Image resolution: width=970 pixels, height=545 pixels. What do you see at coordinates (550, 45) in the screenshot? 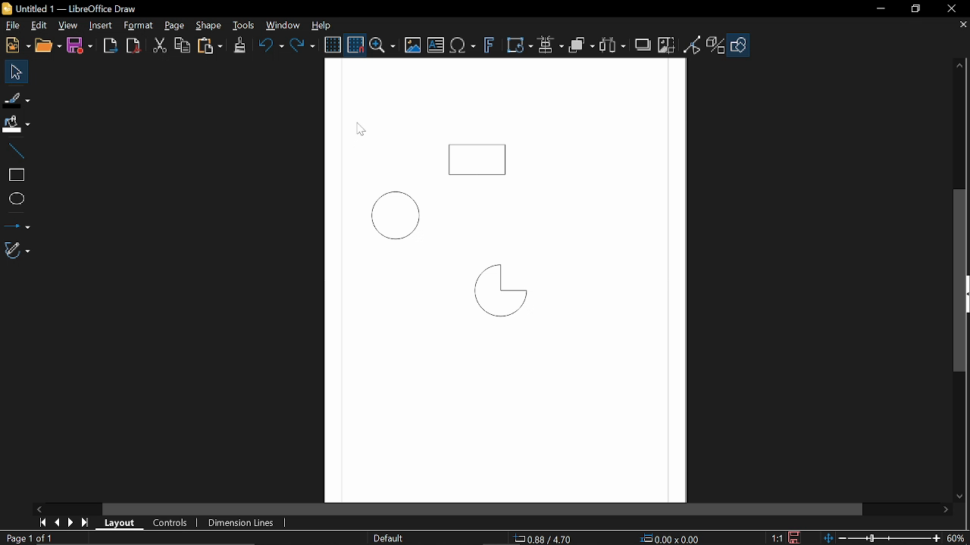
I see `Align` at bounding box center [550, 45].